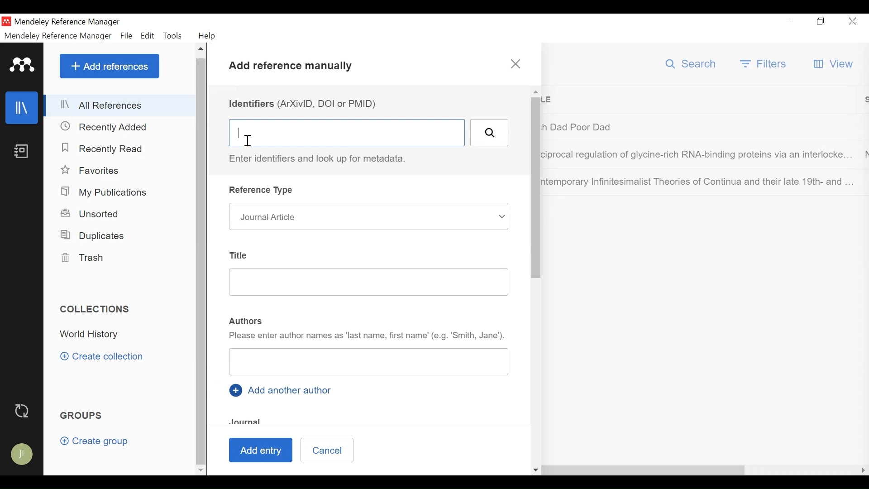  What do you see at coordinates (70, 21) in the screenshot?
I see `Mendeley Reference Manager` at bounding box center [70, 21].